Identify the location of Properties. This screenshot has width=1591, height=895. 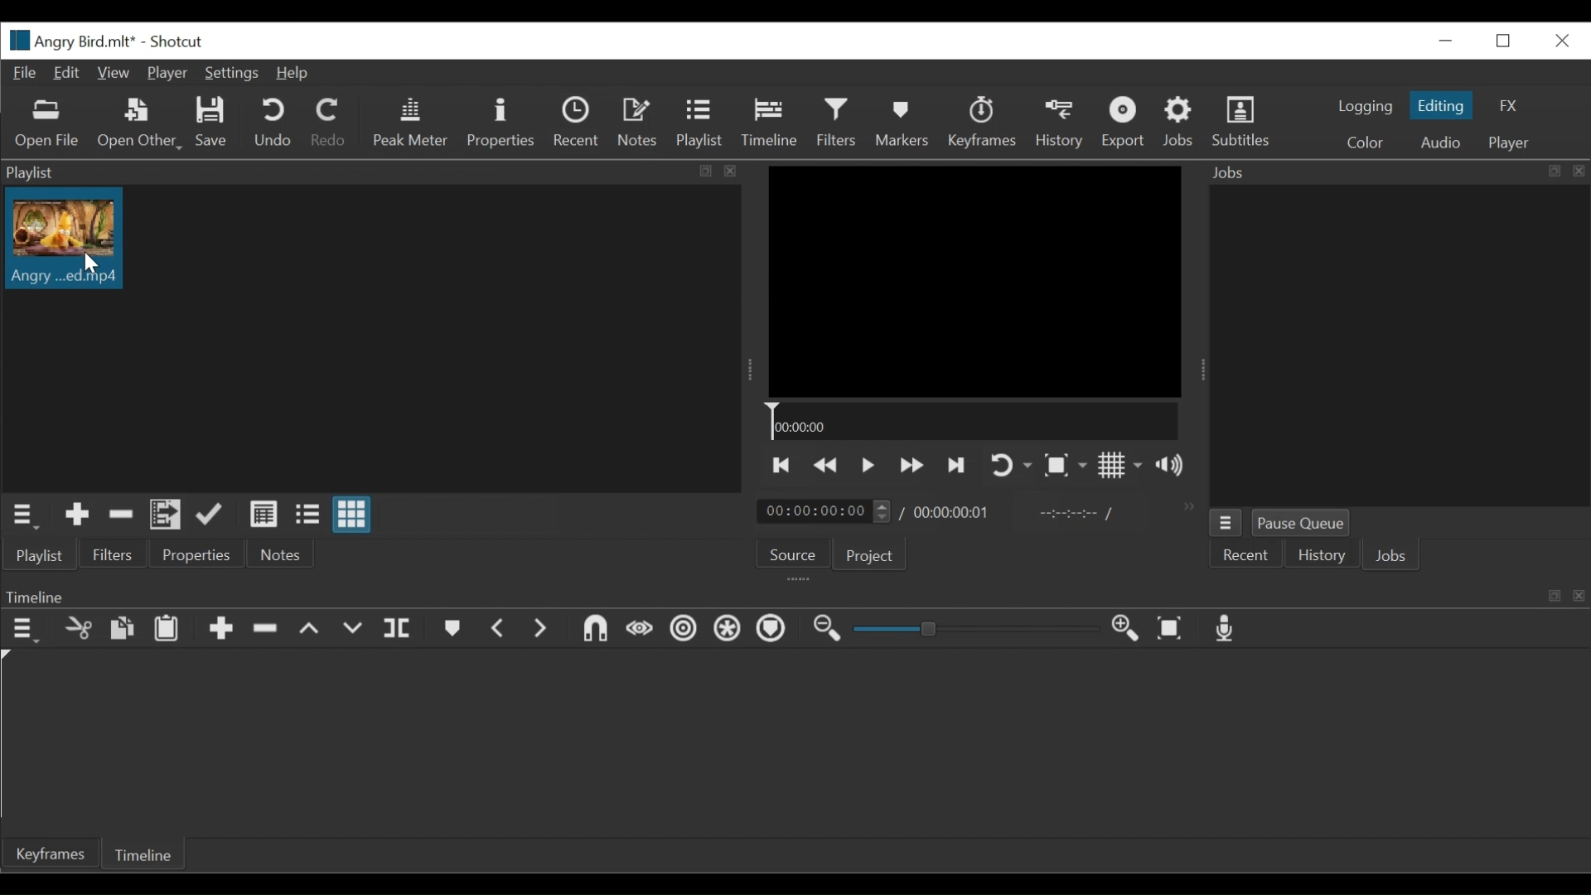
(197, 554).